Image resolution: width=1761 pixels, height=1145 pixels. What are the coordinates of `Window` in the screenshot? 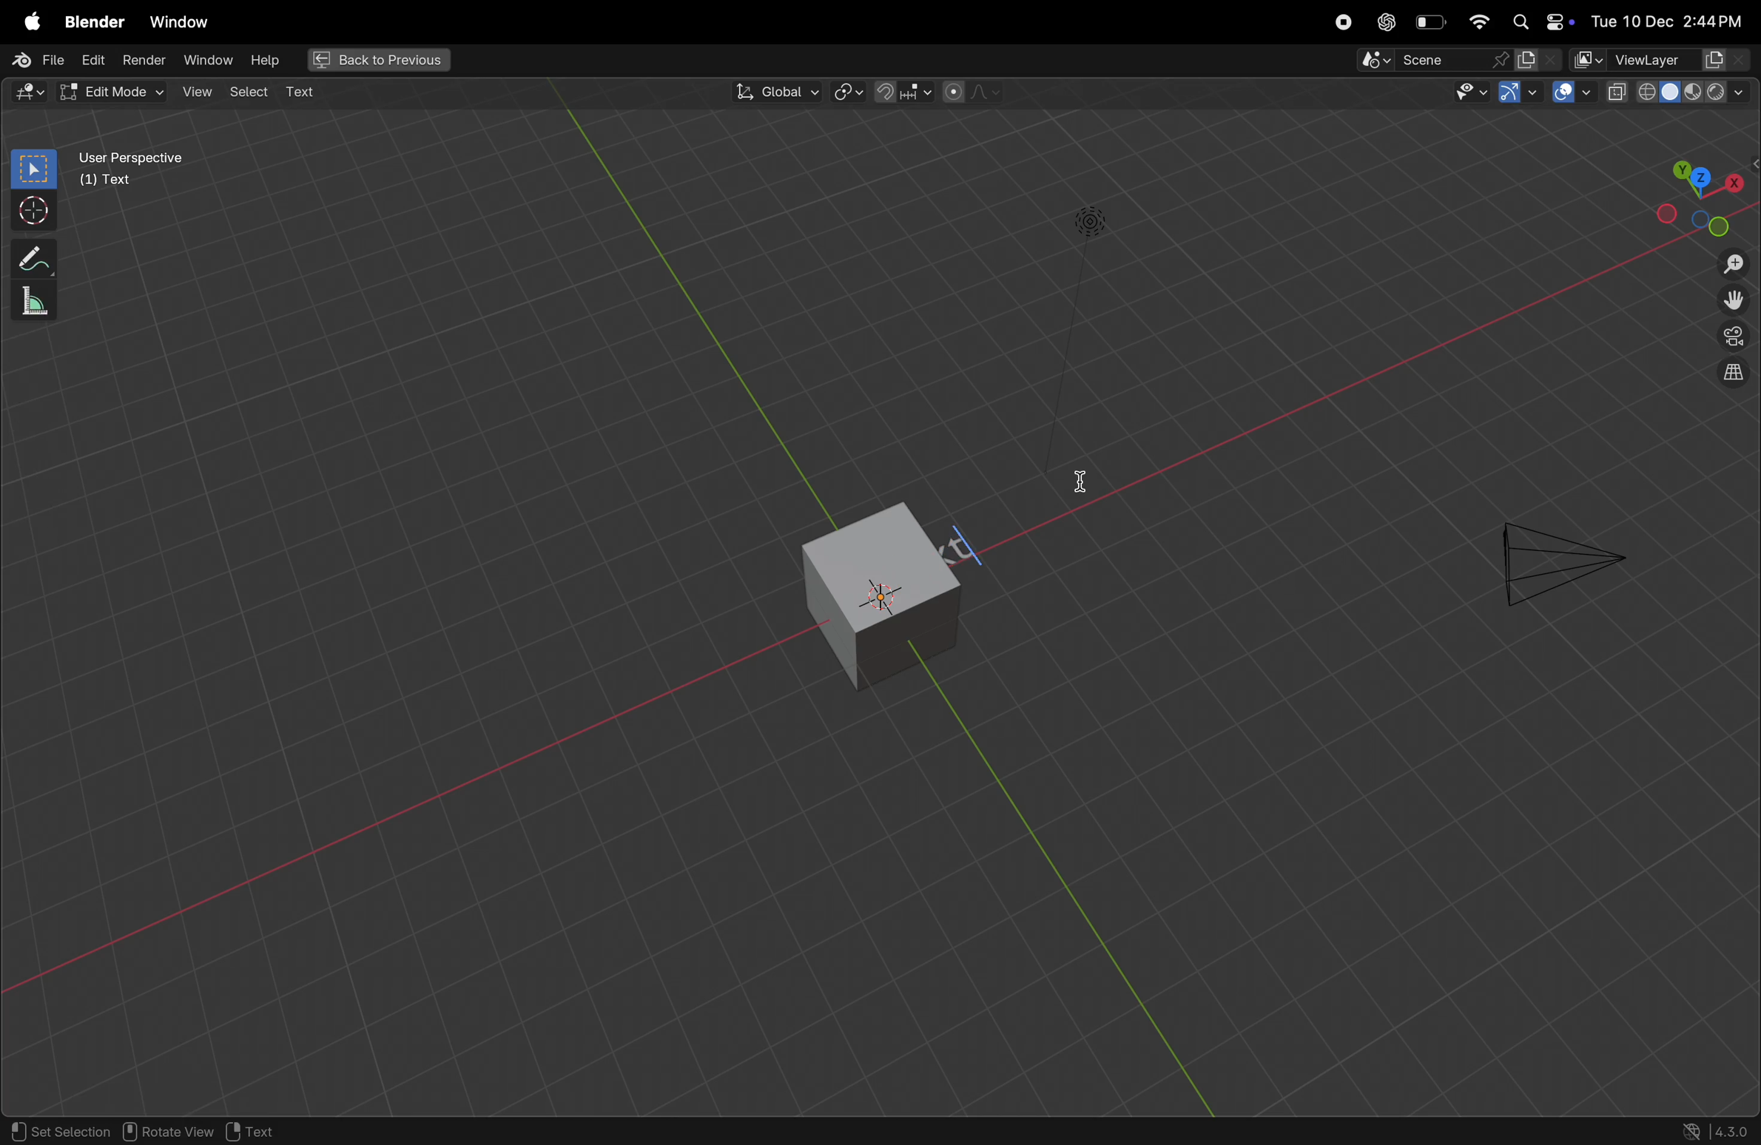 It's located at (181, 18).